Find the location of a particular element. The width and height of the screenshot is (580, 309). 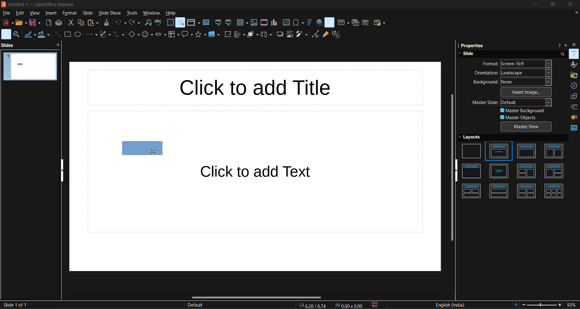

English(India) is located at coordinates (451, 304).